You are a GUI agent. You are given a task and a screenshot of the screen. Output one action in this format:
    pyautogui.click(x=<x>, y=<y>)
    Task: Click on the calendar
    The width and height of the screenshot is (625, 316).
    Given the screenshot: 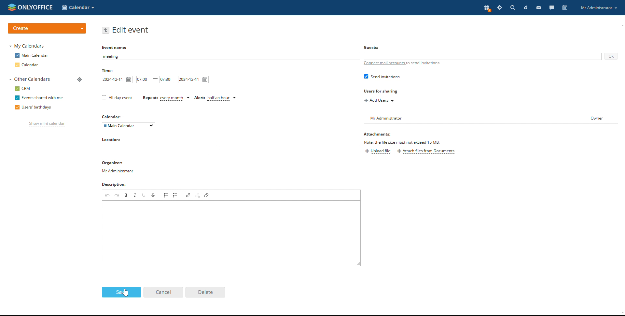 What is the action you would take?
    pyautogui.click(x=33, y=65)
    